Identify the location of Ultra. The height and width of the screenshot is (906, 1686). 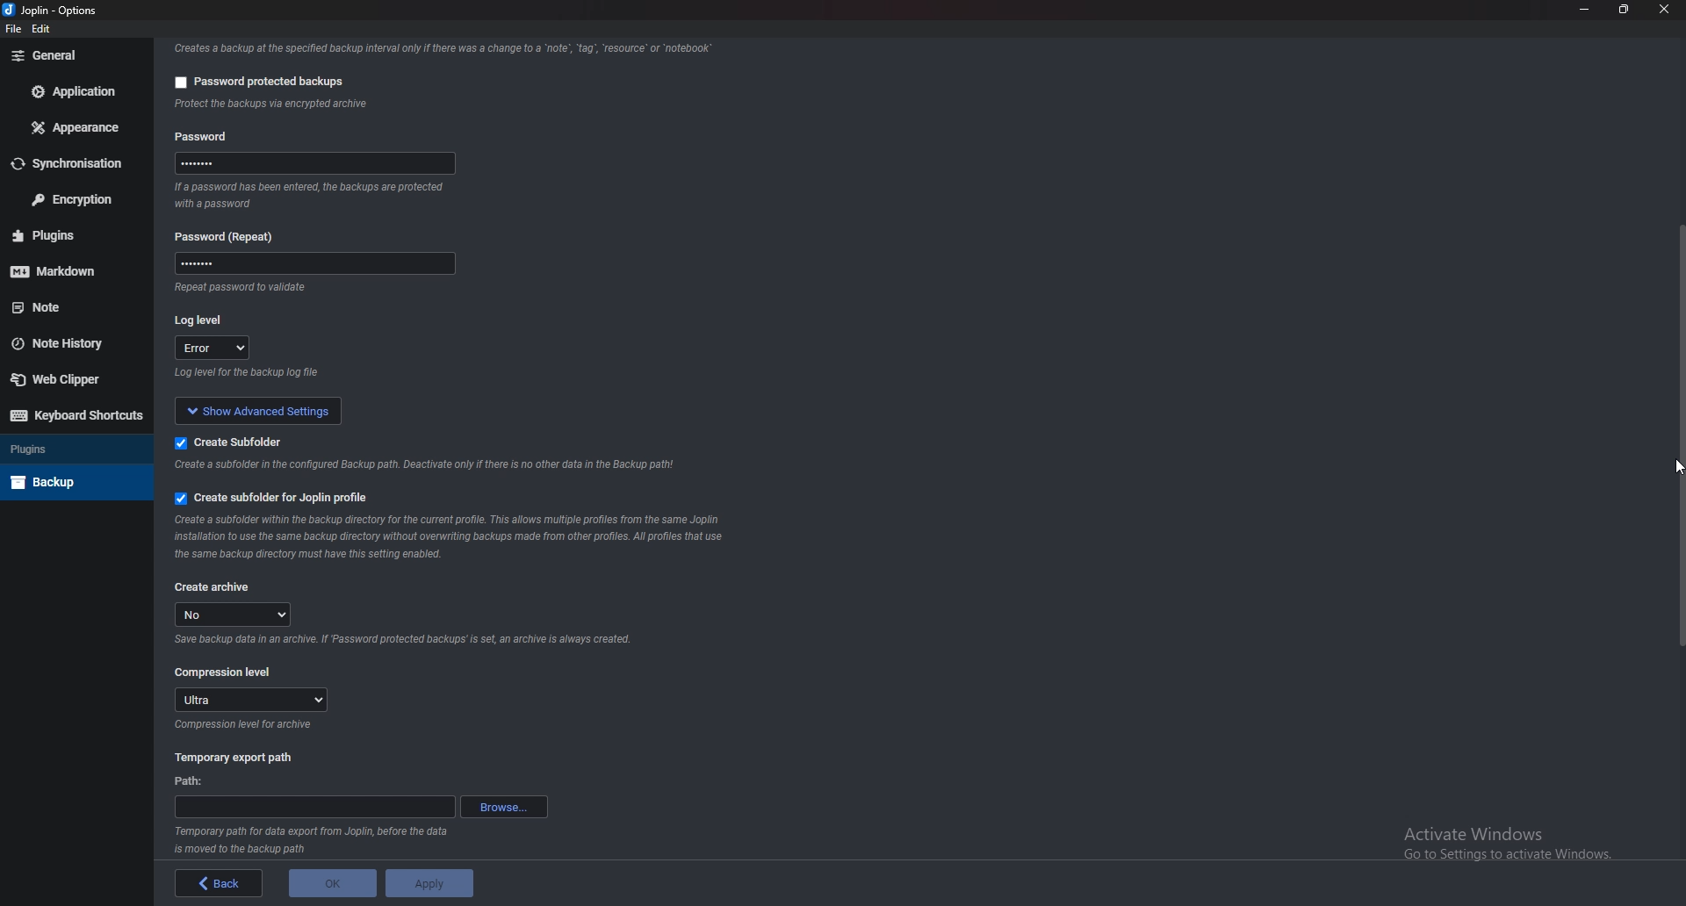
(252, 700).